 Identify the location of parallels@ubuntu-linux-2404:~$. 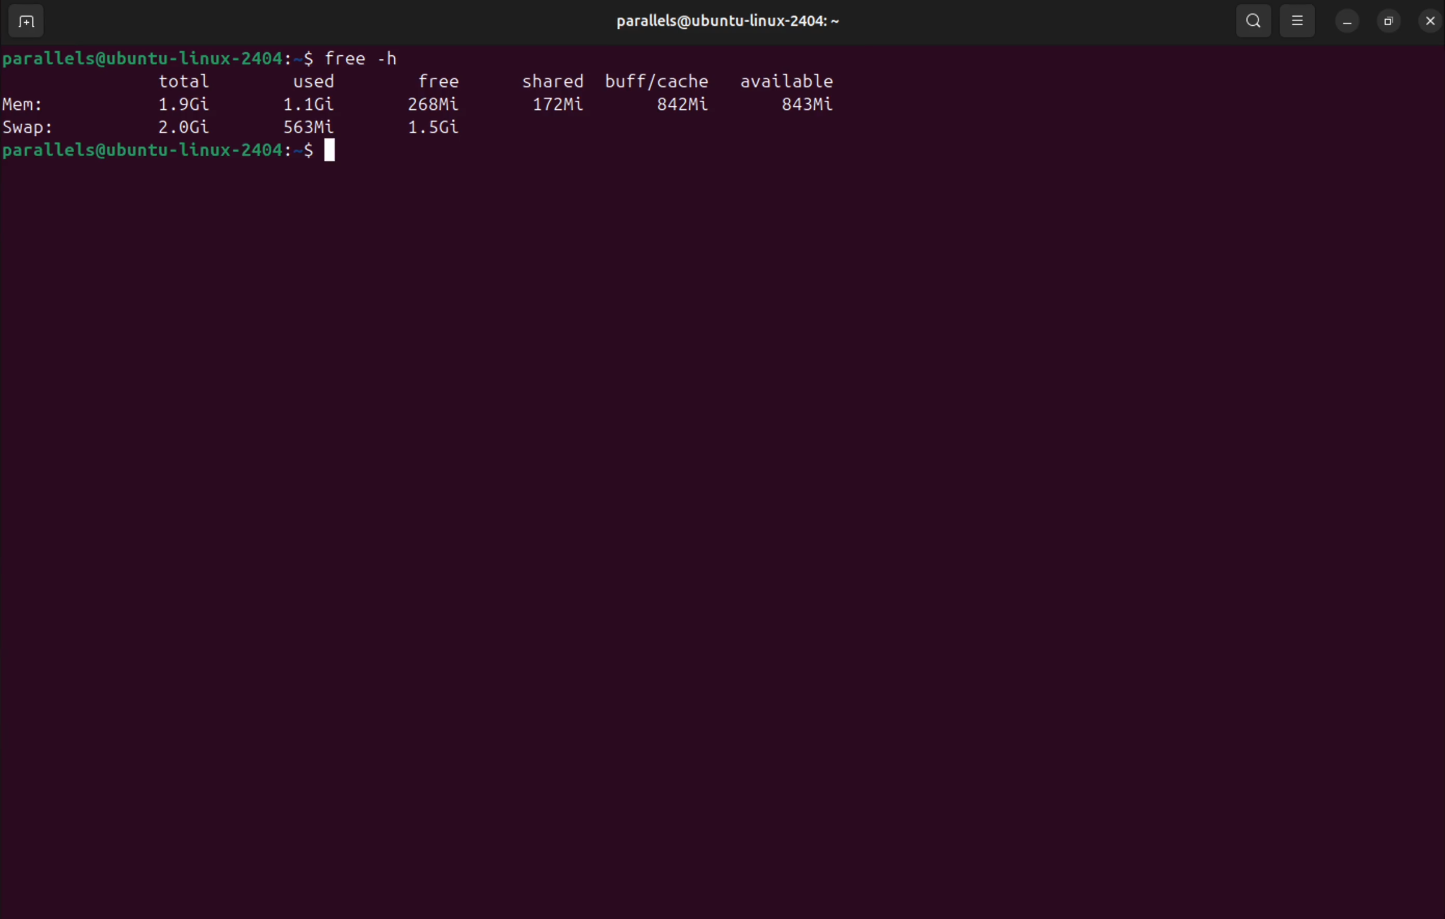
(168, 152).